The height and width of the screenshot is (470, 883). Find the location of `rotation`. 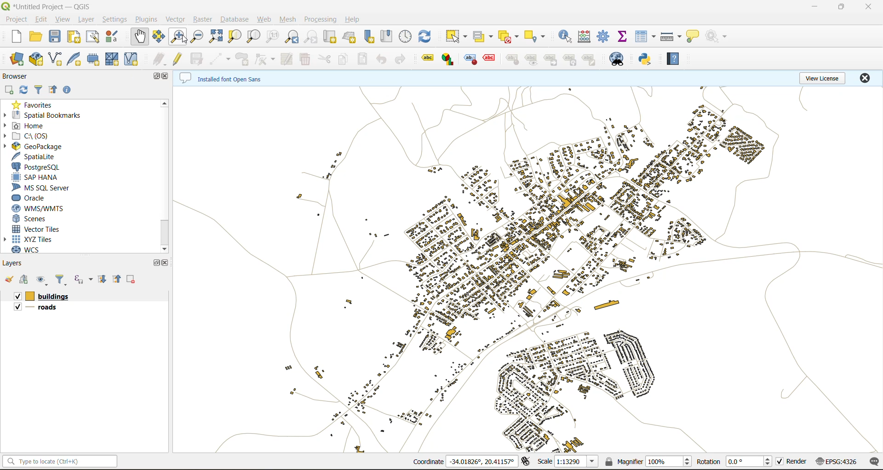

rotation is located at coordinates (734, 462).